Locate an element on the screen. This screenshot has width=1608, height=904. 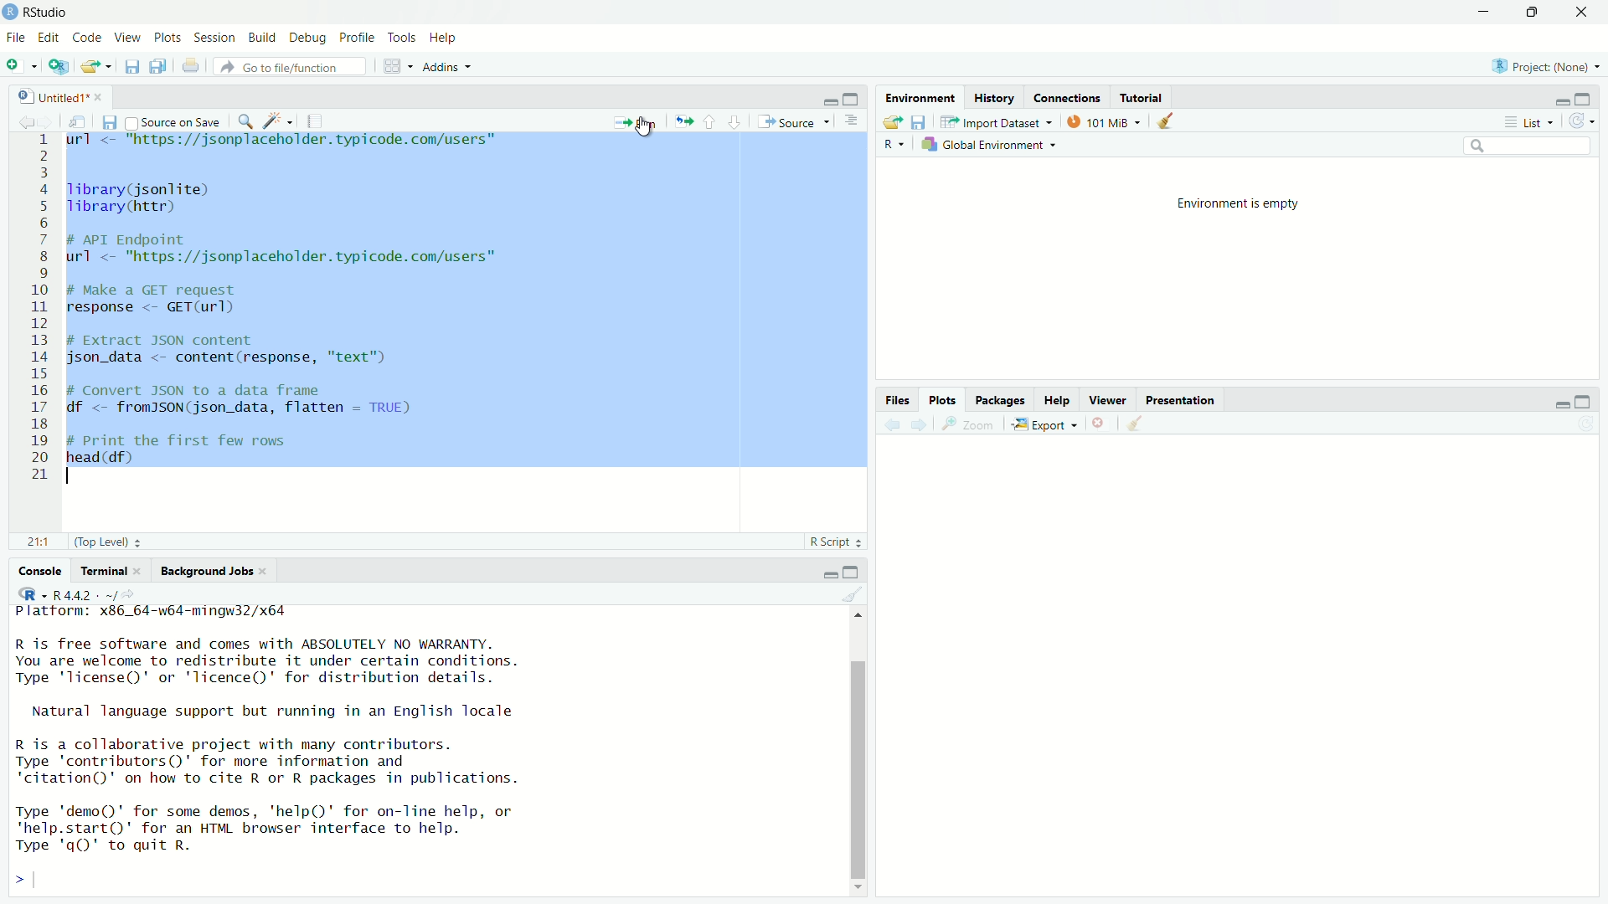
Minimize is located at coordinates (1559, 404).